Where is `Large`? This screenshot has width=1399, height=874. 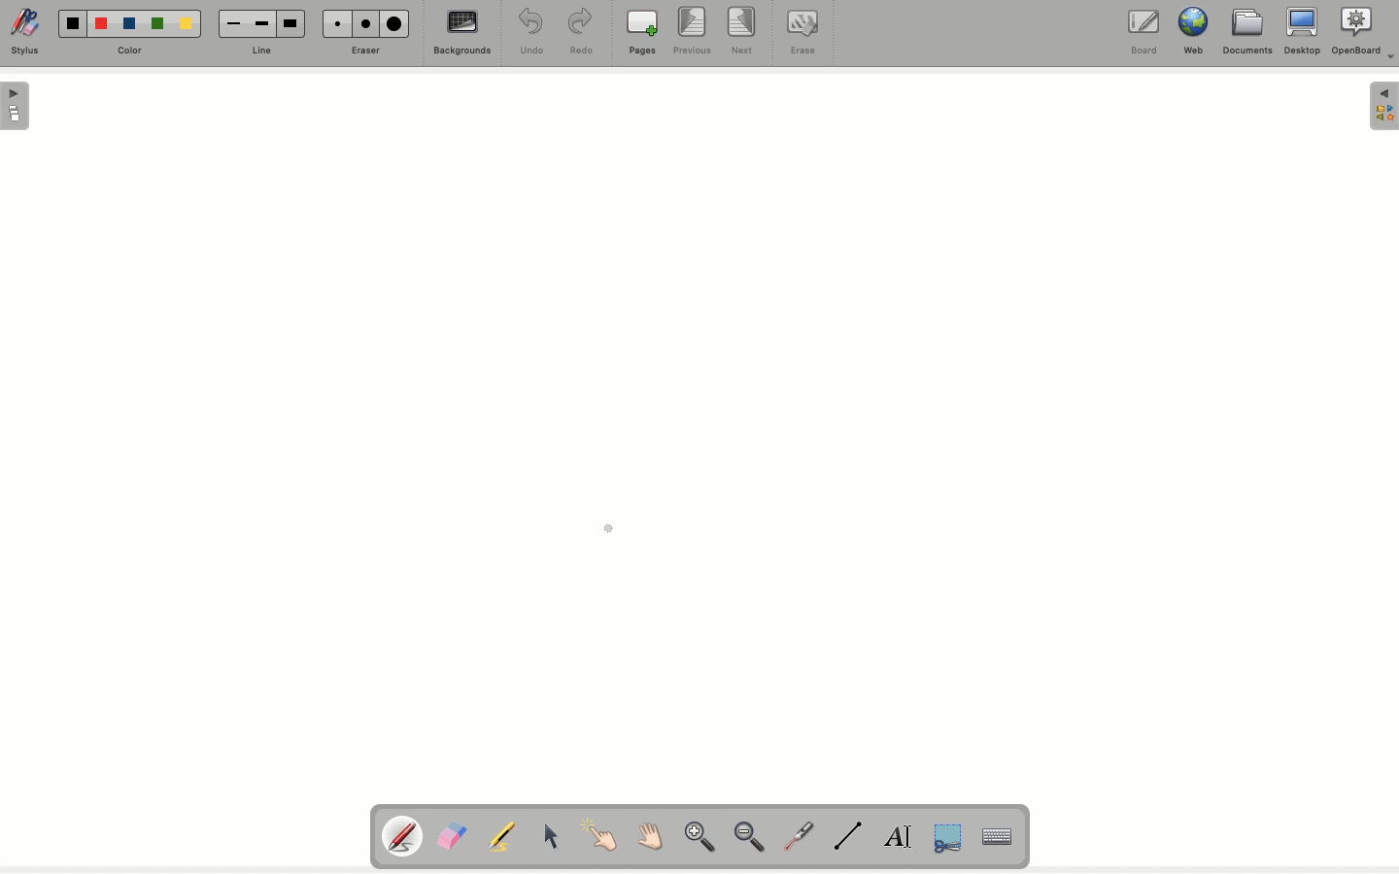 Large is located at coordinates (292, 21).